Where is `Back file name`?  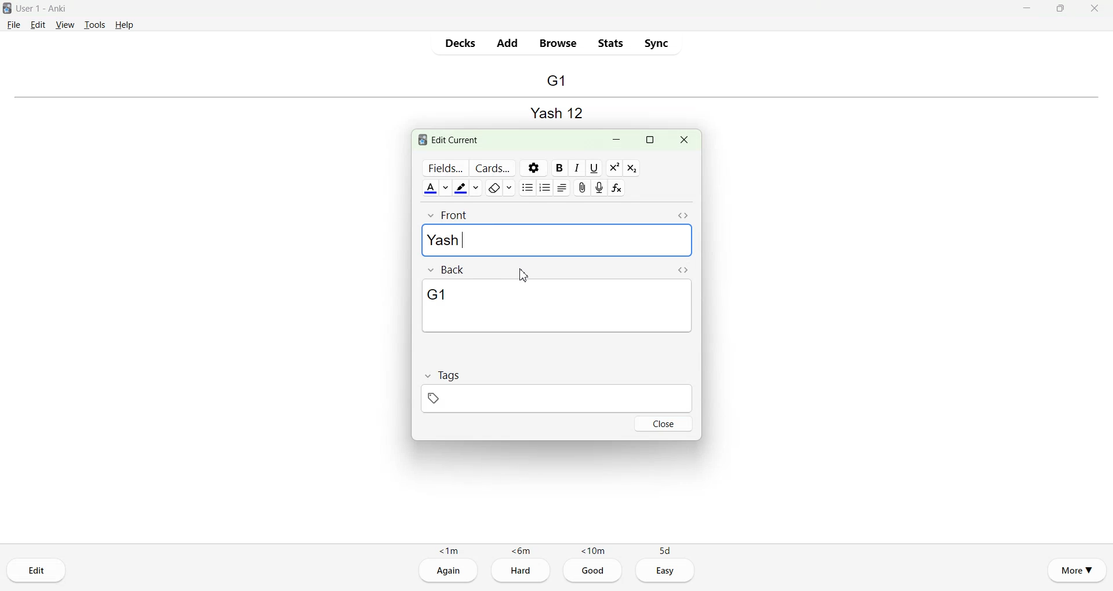
Back file name is located at coordinates (556, 81).